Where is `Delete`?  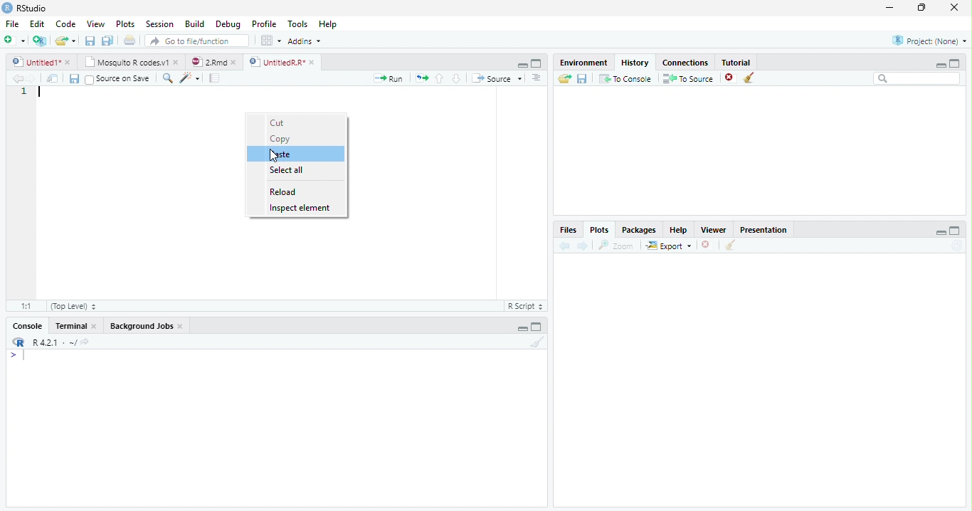 Delete is located at coordinates (729, 76).